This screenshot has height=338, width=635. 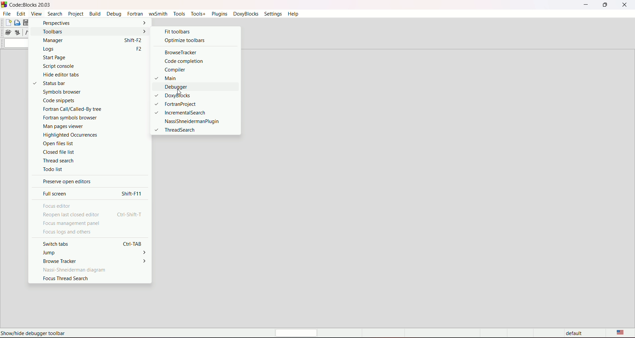 What do you see at coordinates (273, 14) in the screenshot?
I see `settings` at bounding box center [273, 14].